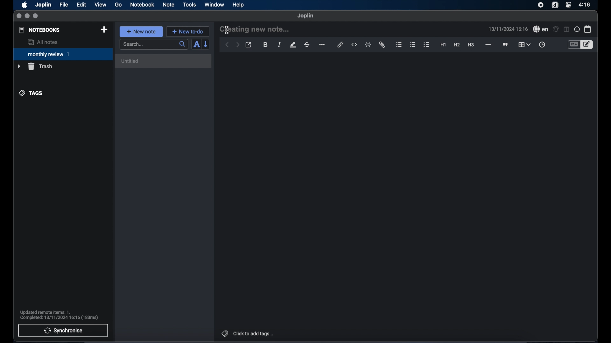 The image size is (611, 343). What do you see at coordinates (35, 66) in the screenshot?
I see `trash` at bounding box center [35, 66].